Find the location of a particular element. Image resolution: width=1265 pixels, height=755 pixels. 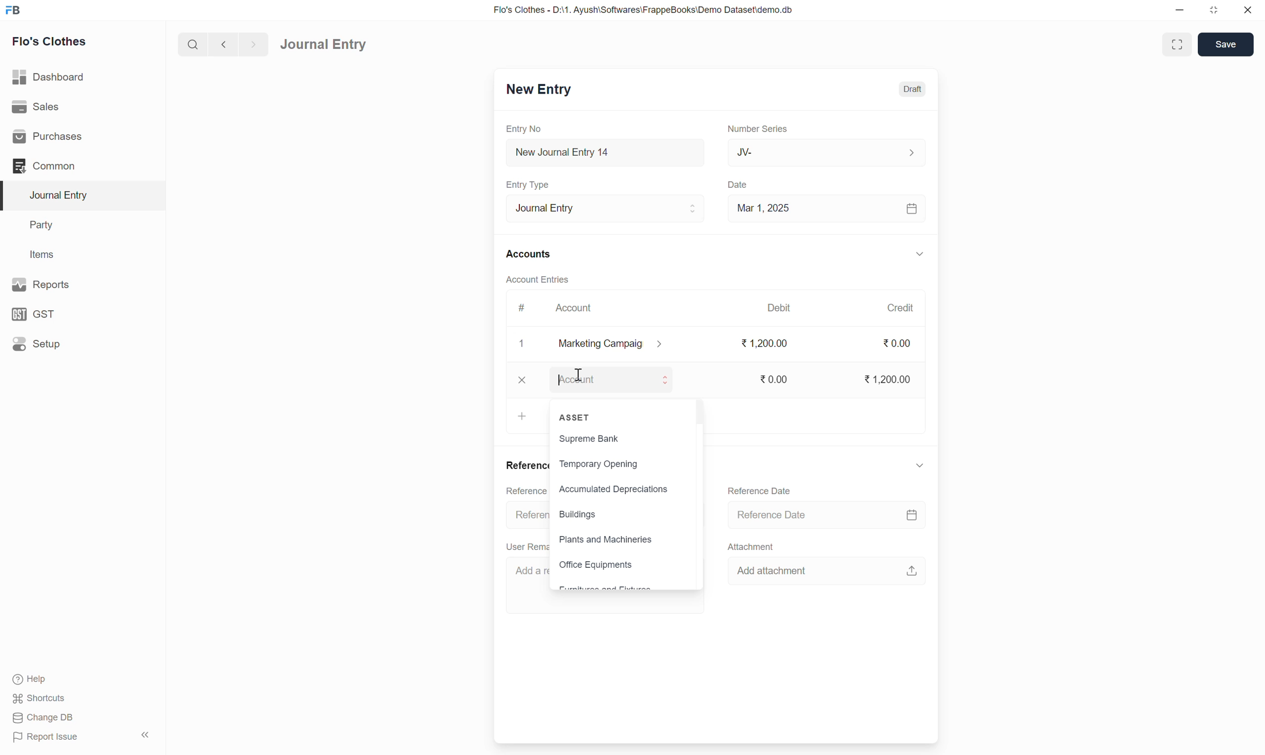

back is located at coordinates (221, 44).